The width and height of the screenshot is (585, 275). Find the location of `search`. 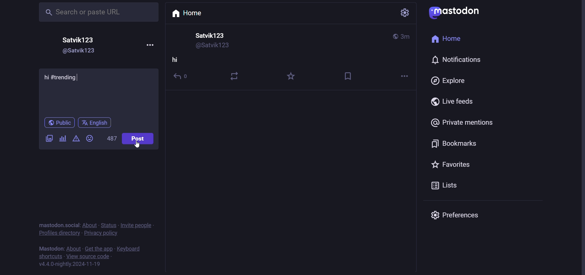

search is located at coordinates (97, 12).